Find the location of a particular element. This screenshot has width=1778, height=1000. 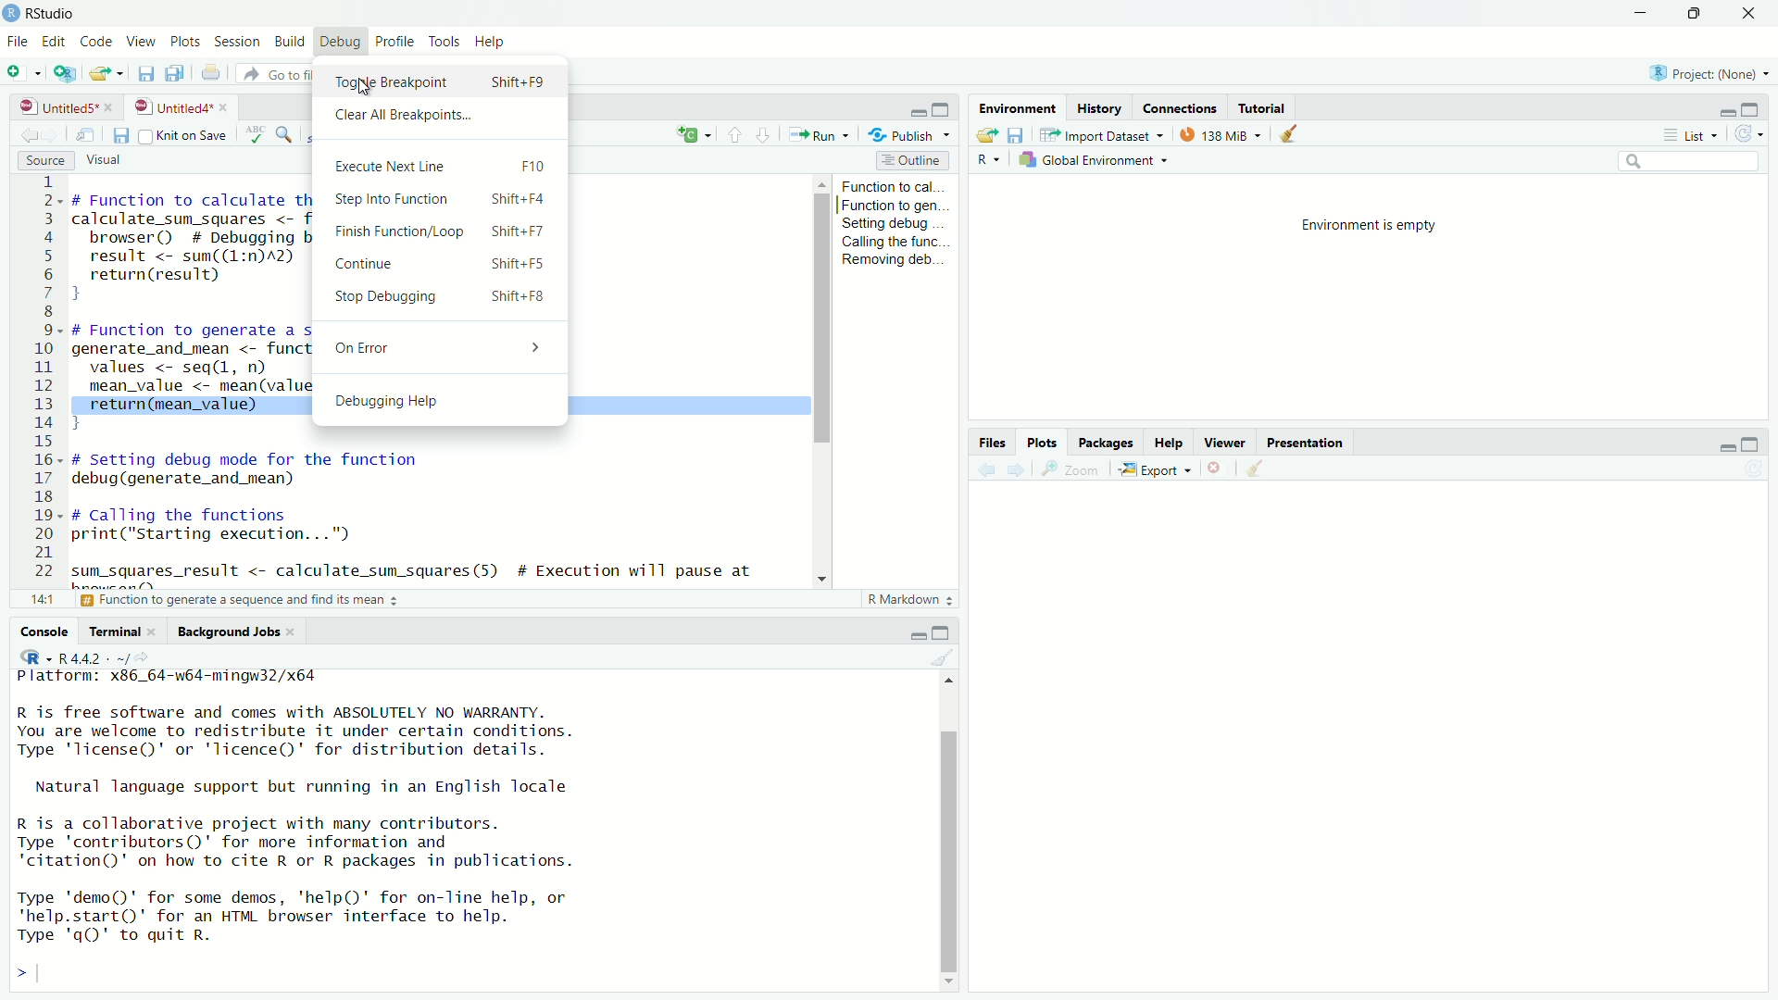

save all open documents is located at coordinates (177, 74).